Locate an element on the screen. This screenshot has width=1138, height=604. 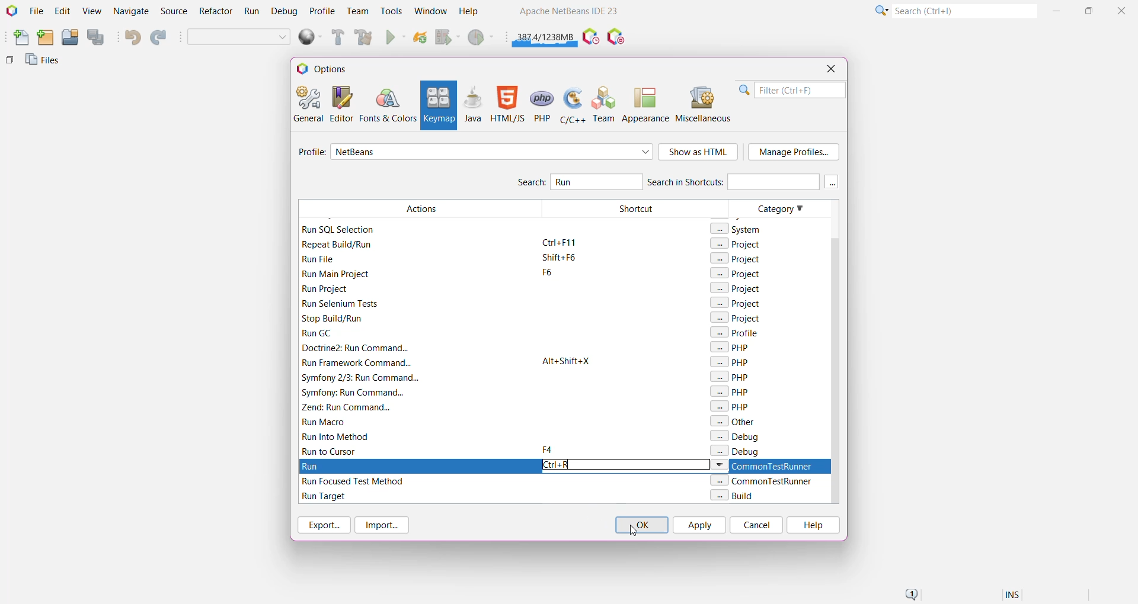
More keys is located at coordinates (832, 182).